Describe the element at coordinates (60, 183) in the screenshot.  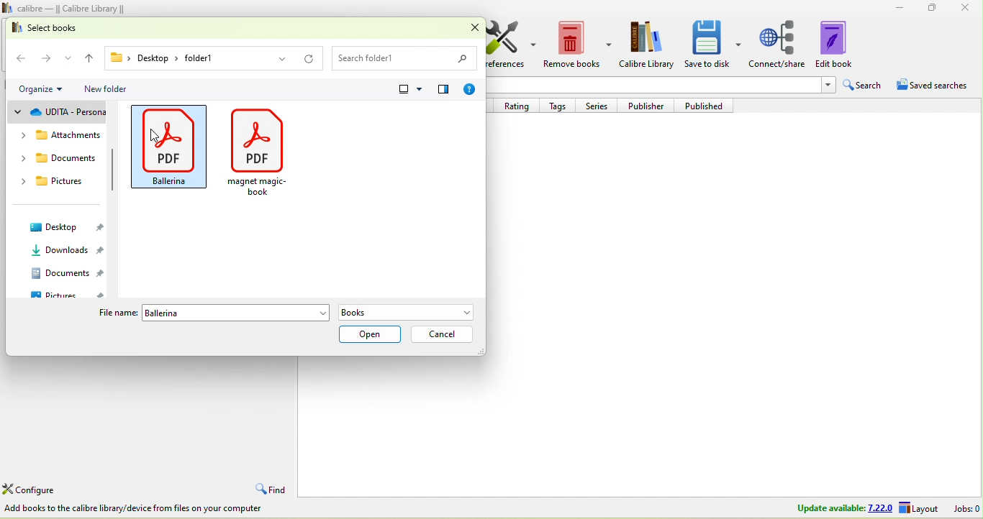
I see `pictures` at that location.